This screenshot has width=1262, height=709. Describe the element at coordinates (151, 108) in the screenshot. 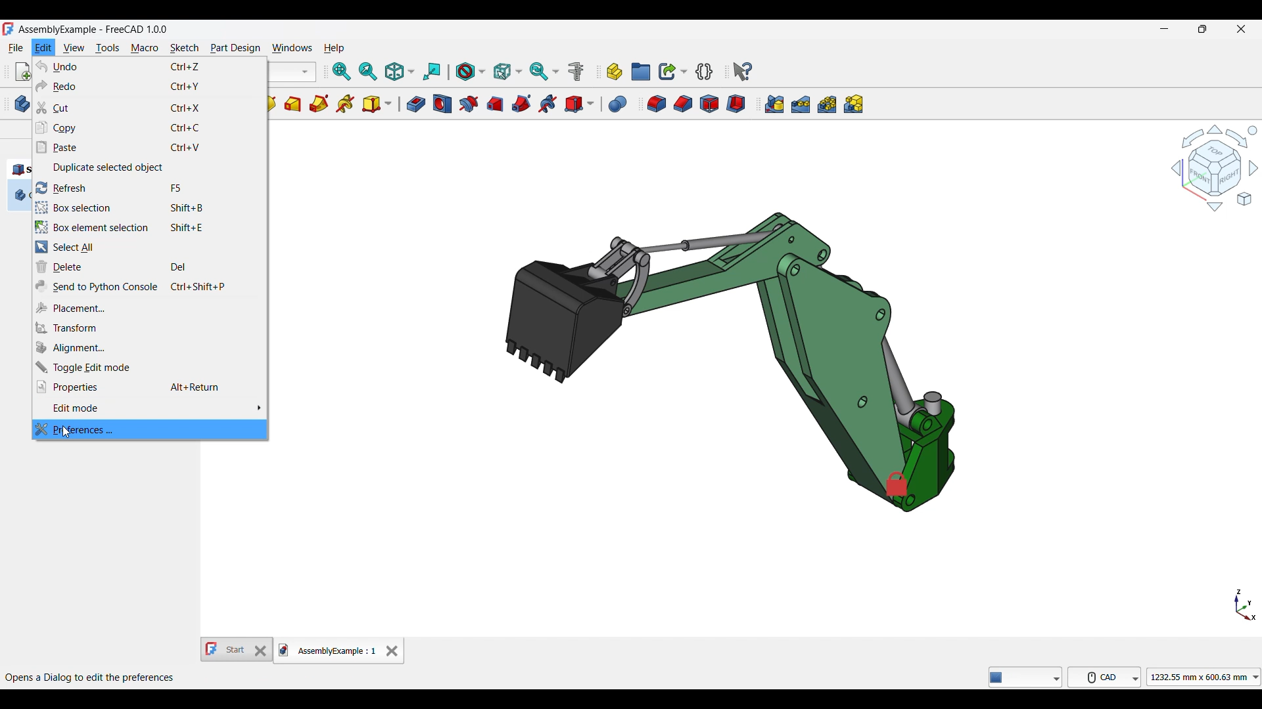

I see `Cut` at that location.